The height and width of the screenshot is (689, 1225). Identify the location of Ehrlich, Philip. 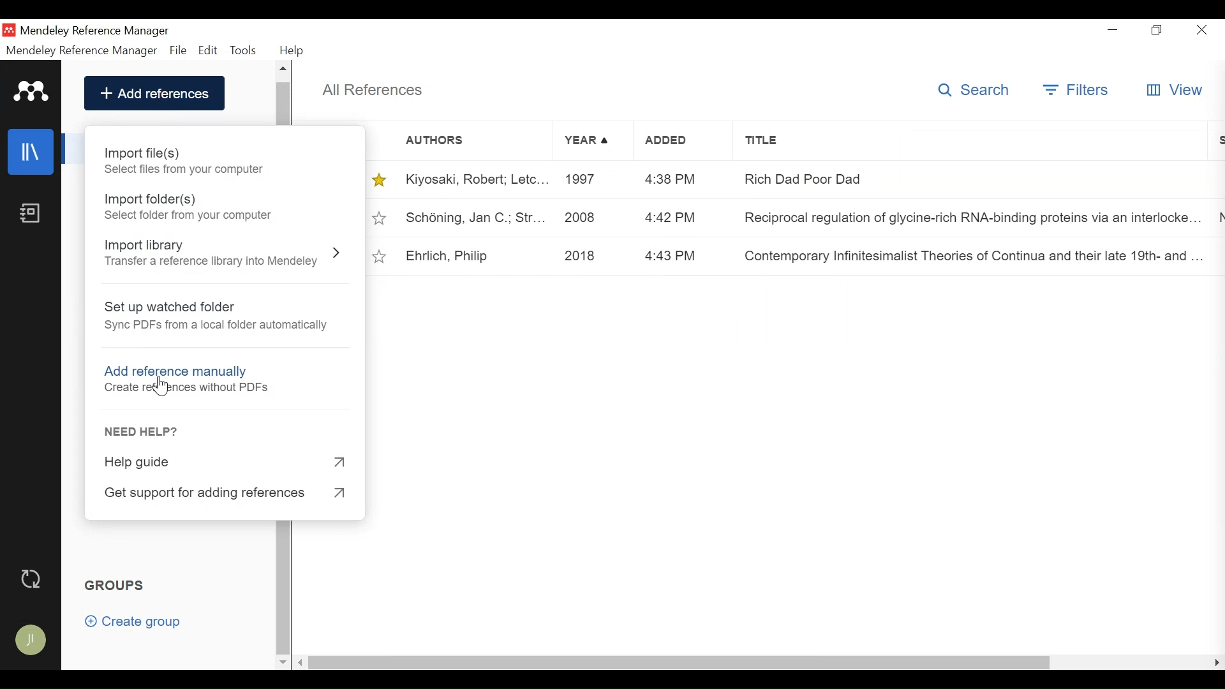
(477, 255).